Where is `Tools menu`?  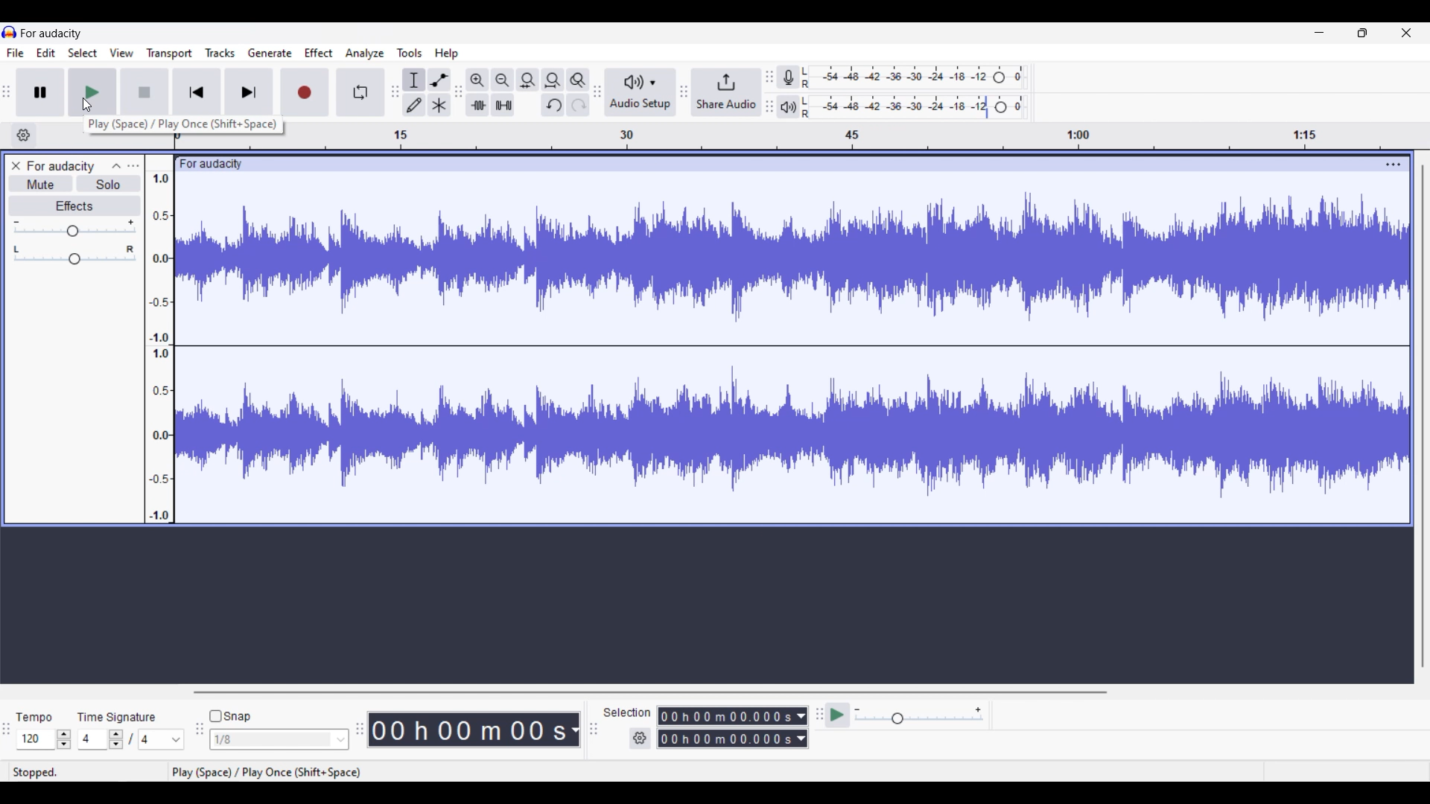 Tools menu is located at coordinates (410, 52).